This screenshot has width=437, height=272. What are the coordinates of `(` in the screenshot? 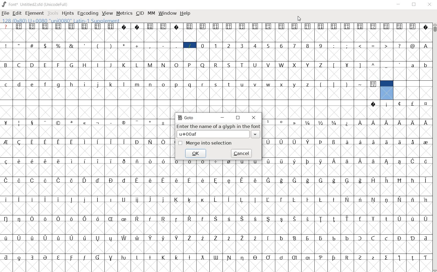 It's located at (98, 45).